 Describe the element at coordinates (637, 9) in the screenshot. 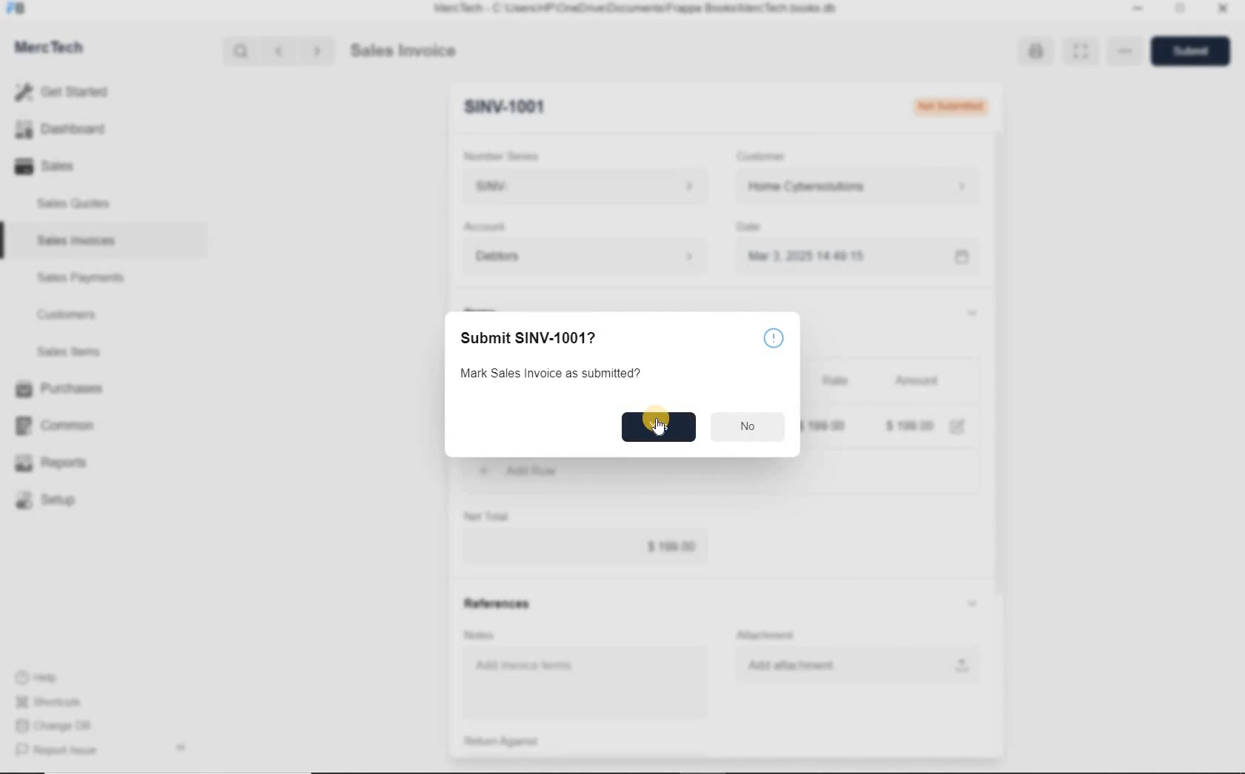

I see `MercTech - C:\Users\HP\OneDrive\Documents\Frappe Books\MercTech books db` at that location.